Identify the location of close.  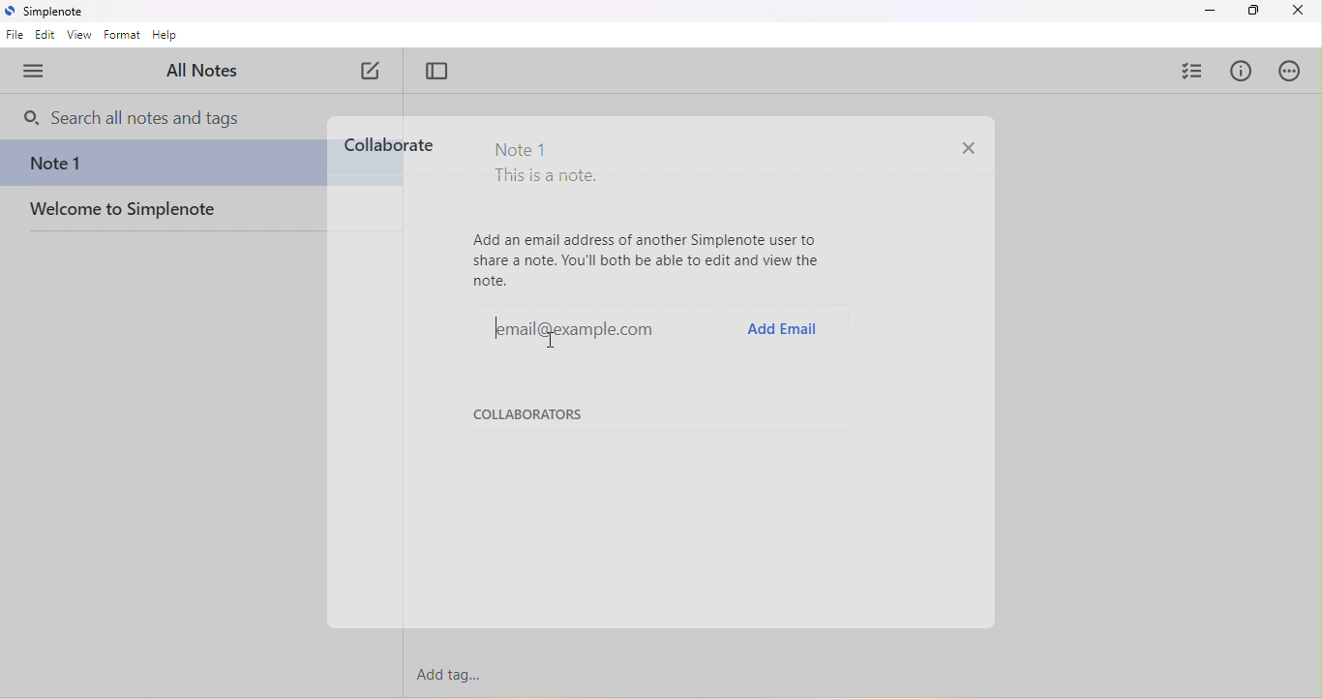
(1297, 12).